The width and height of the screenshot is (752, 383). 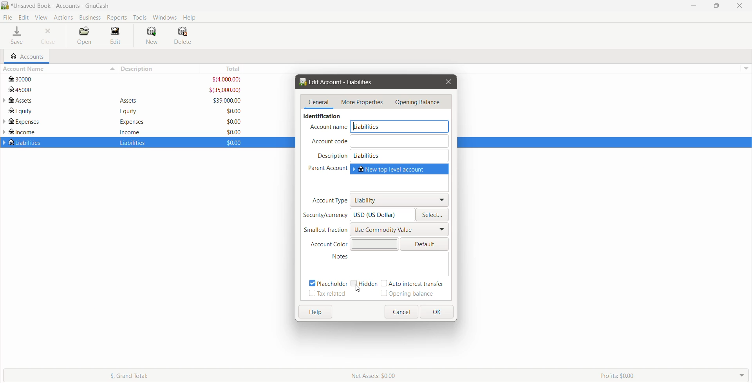 What do you see at coordinates (420, 102) in the screenshot?
I see `Opening Balance` at bounding box center [420, 102].